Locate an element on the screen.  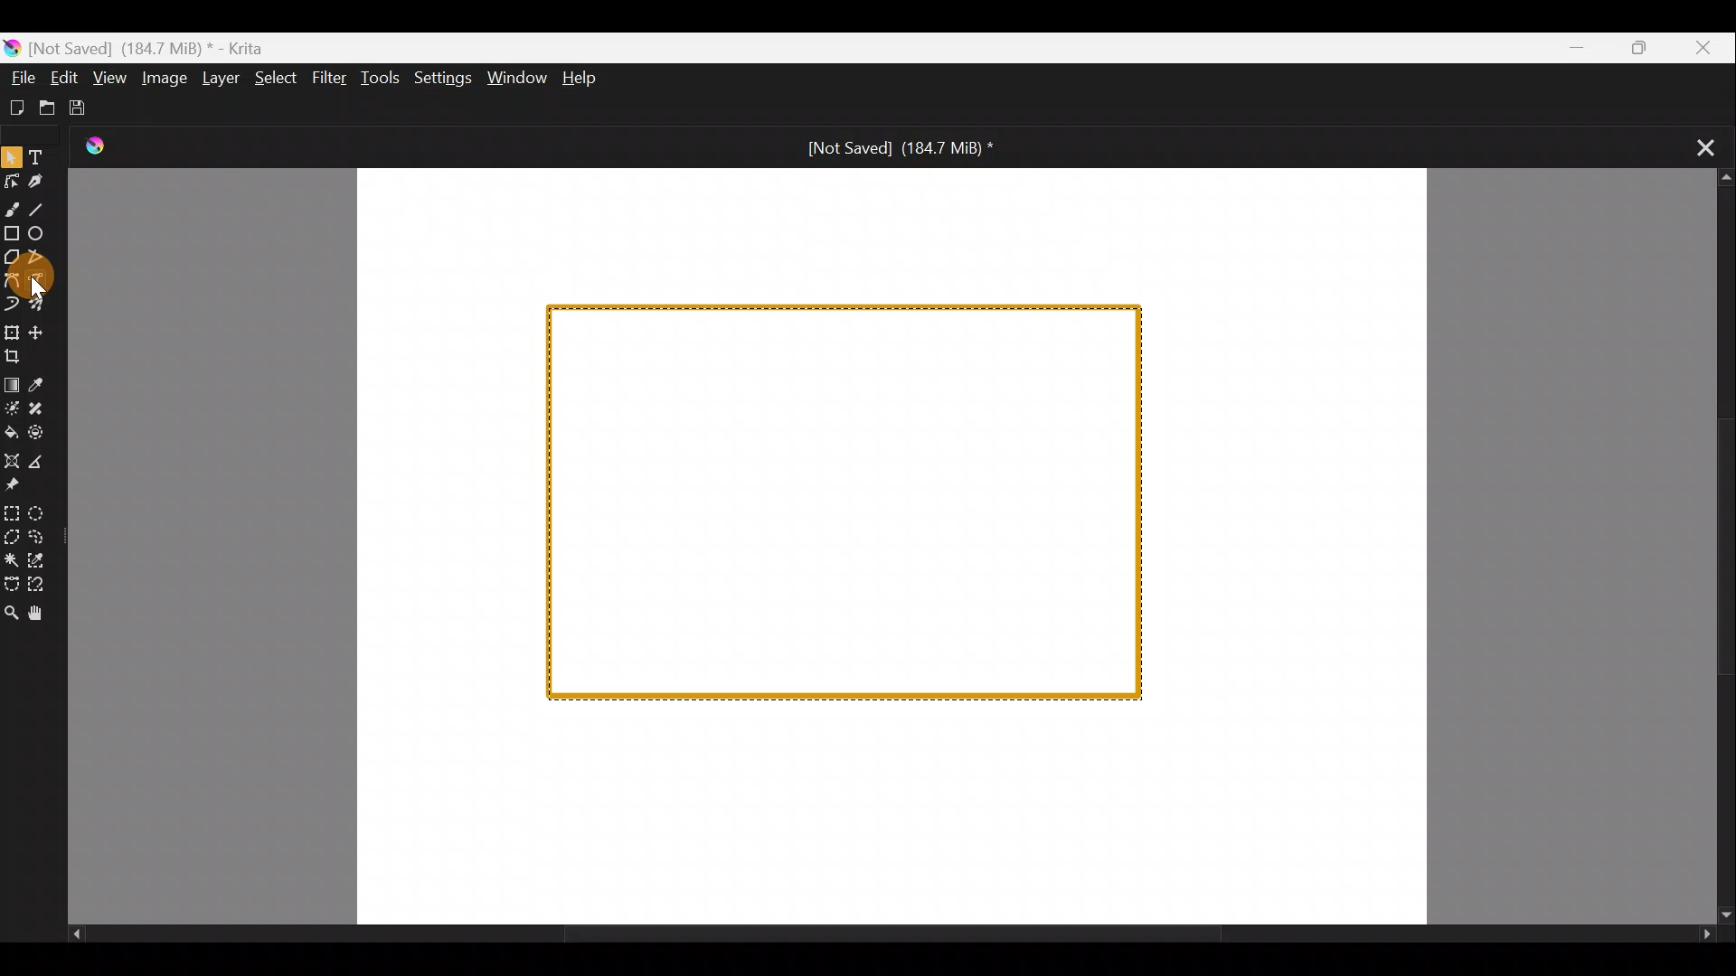
Create new document is located at coordinates (18, 108).